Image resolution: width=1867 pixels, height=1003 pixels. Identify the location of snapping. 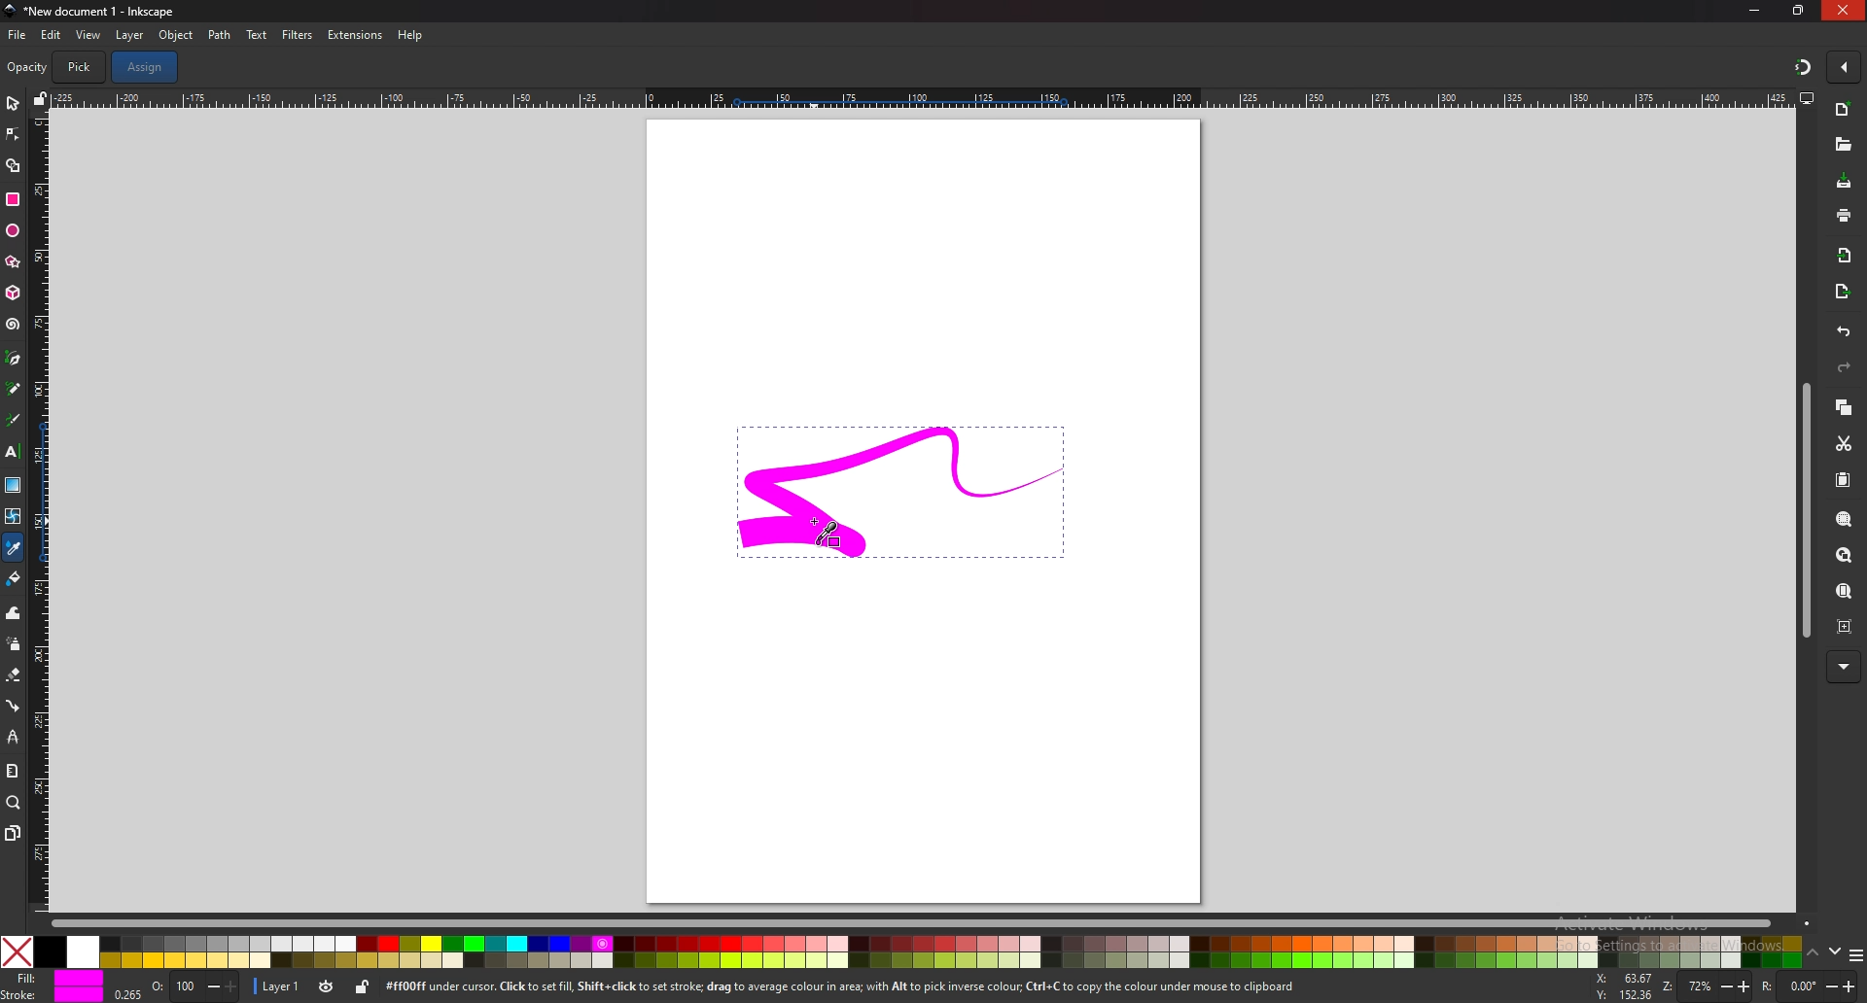
(1805, 67).